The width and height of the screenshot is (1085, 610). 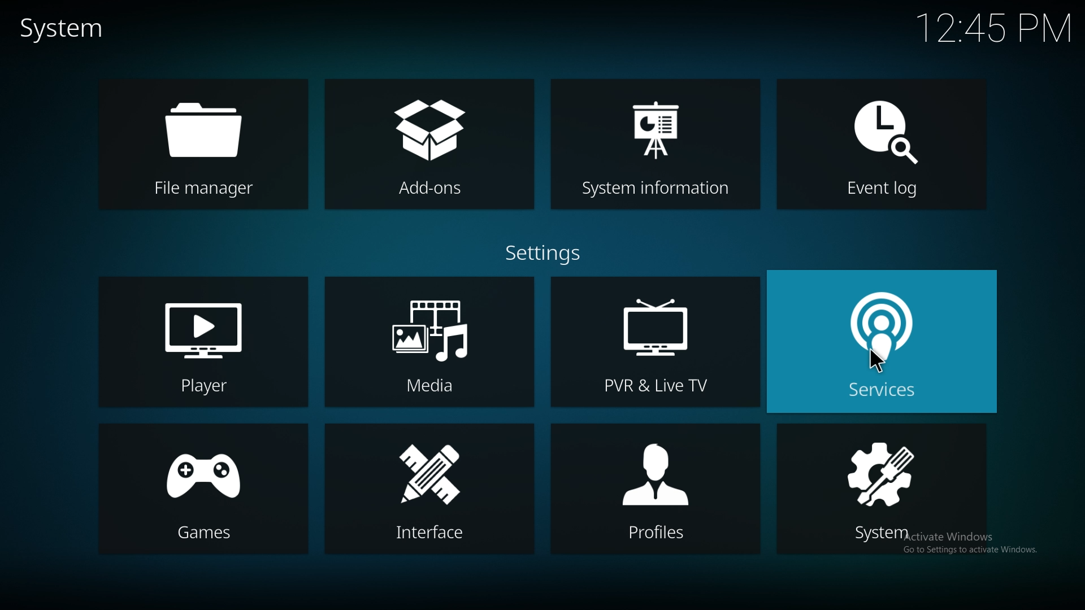 What do you see at coordinates (876, 361) in the screenshot?
I see `cursor` at bounding box center [876, 361].